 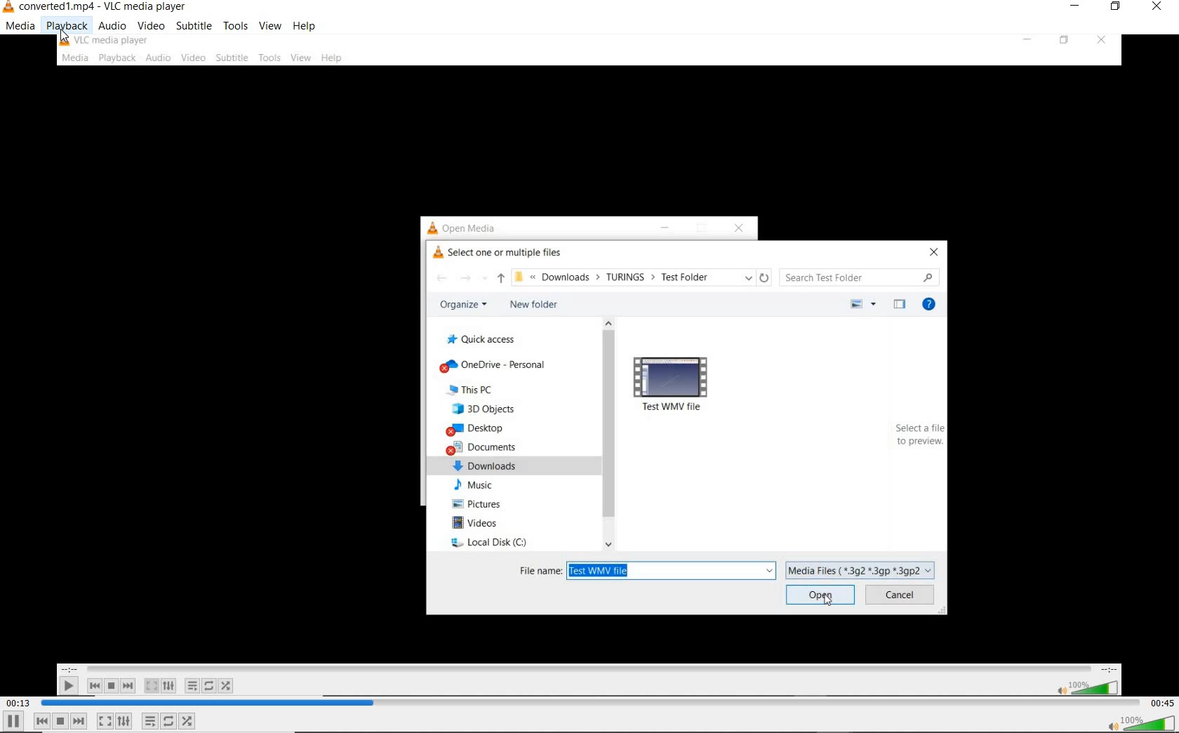 What do you see at coordinates (60, 720) in the screenshot?
I see `stop` at bounding box center [60, 720].